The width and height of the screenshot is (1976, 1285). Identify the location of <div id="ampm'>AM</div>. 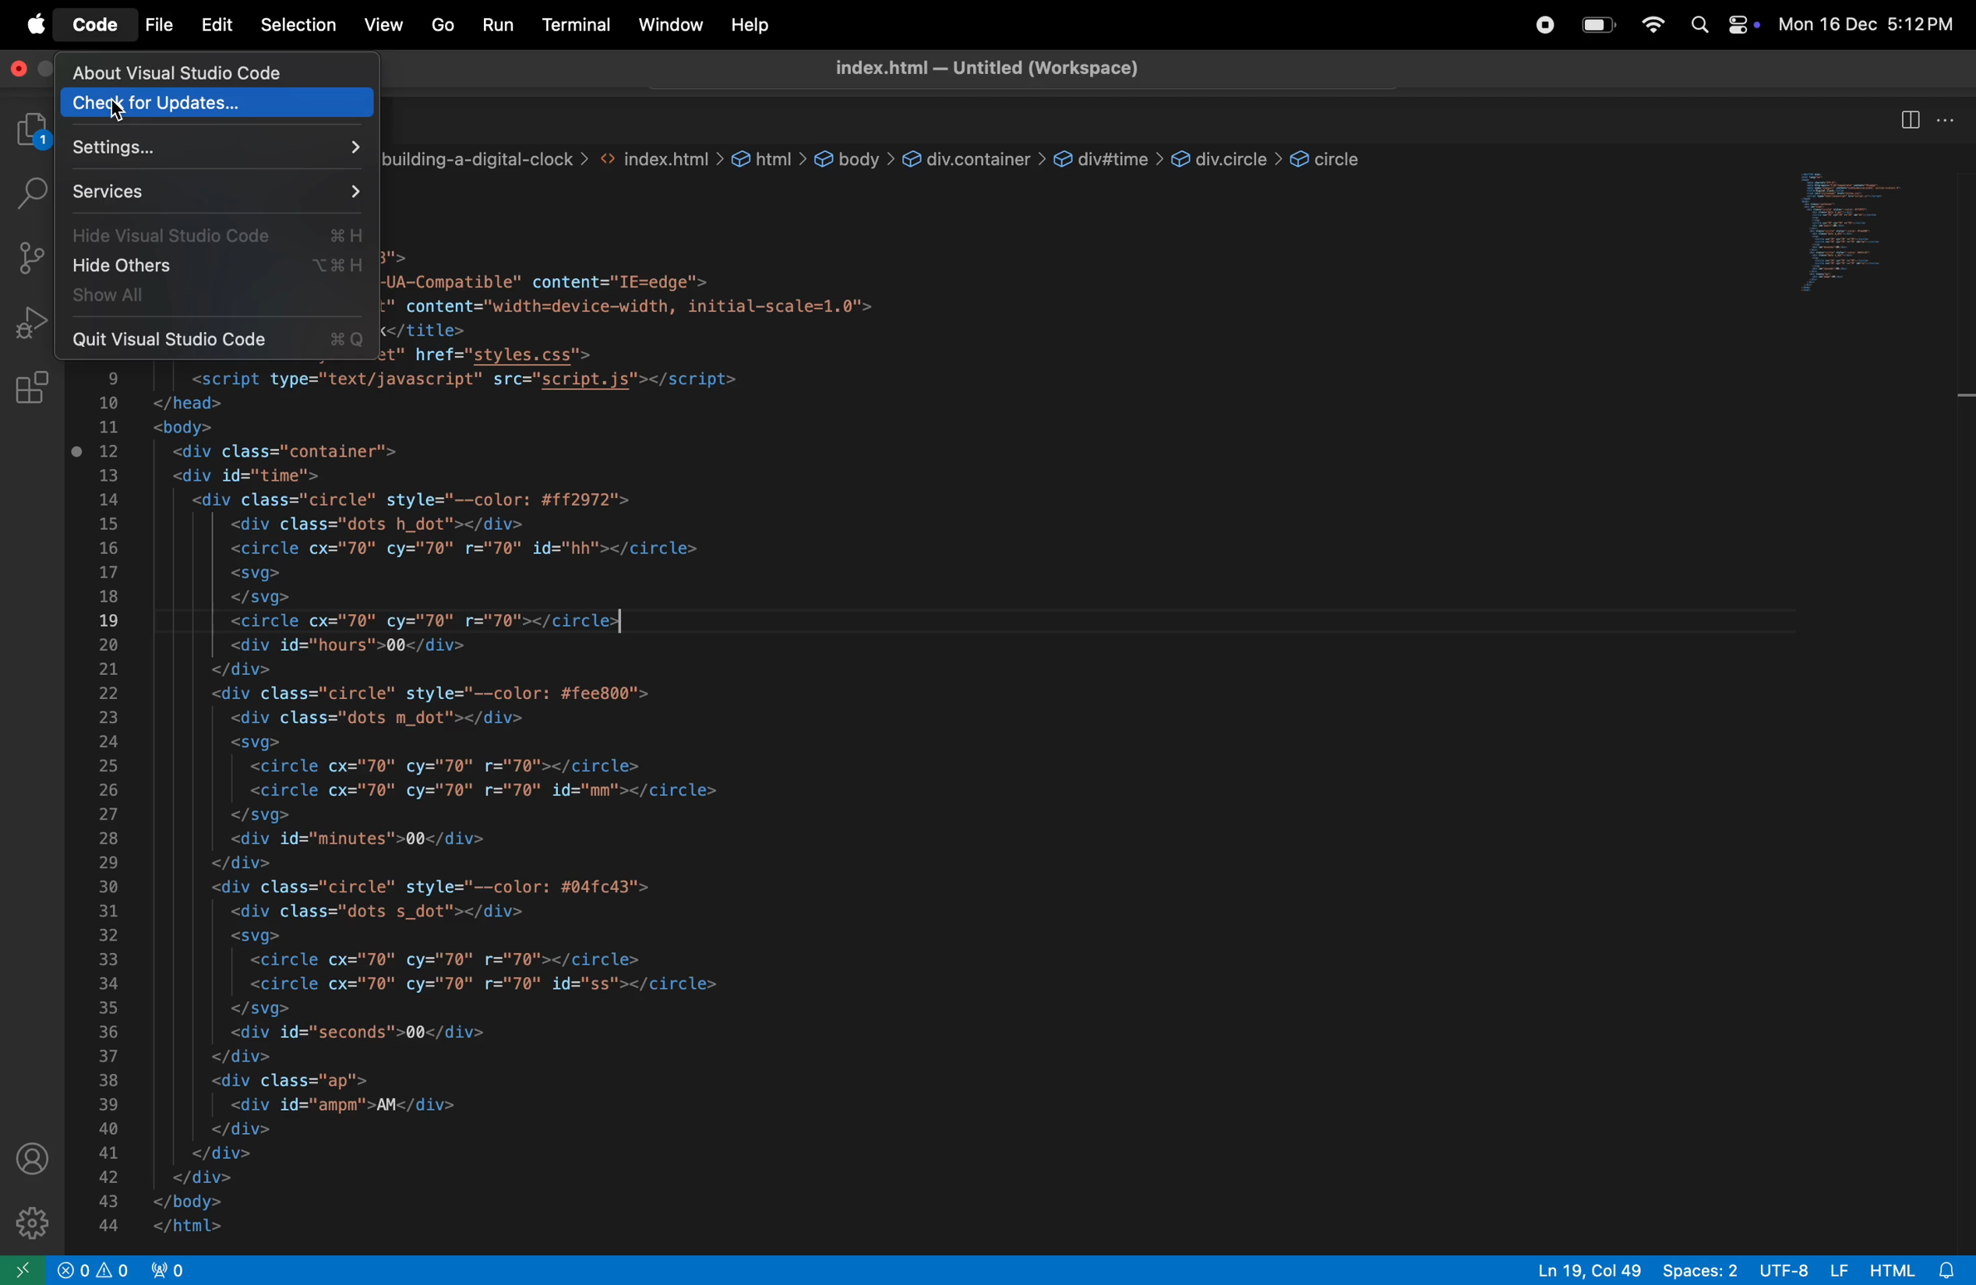
(349, 1103).